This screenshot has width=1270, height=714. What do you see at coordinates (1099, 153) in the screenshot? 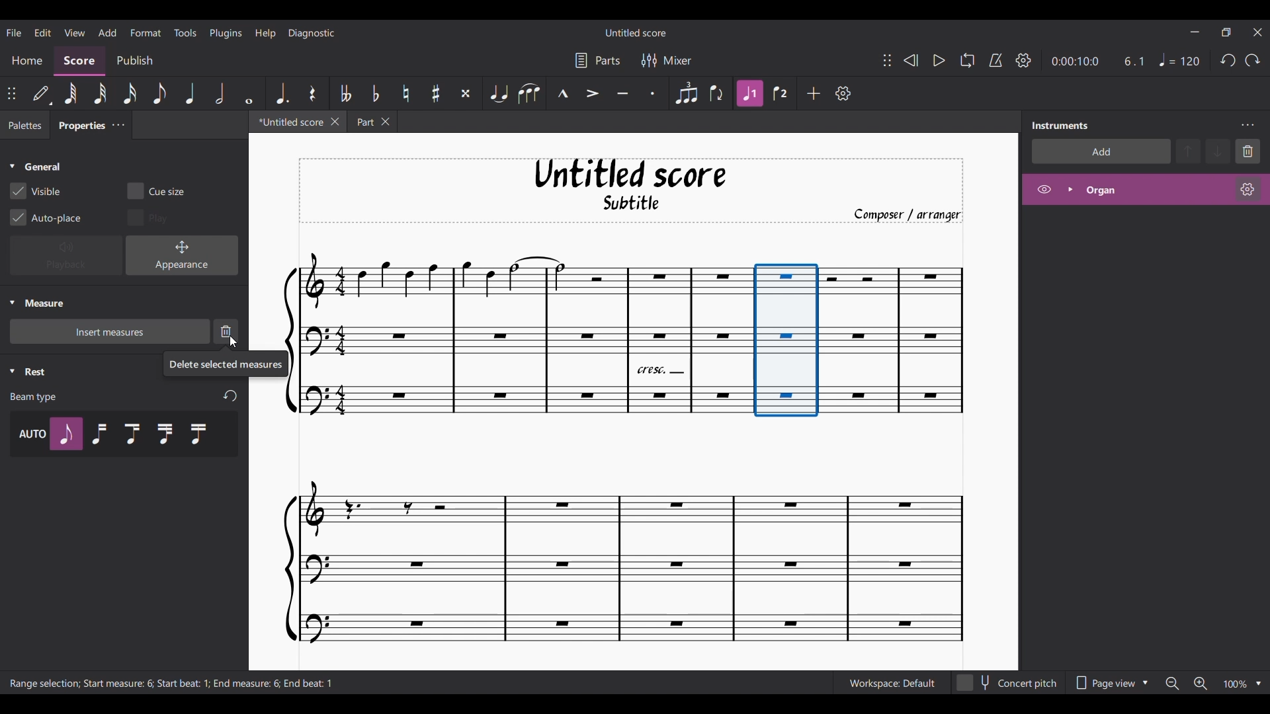
I see `Add instrument` at bounding box center [1099, 153].